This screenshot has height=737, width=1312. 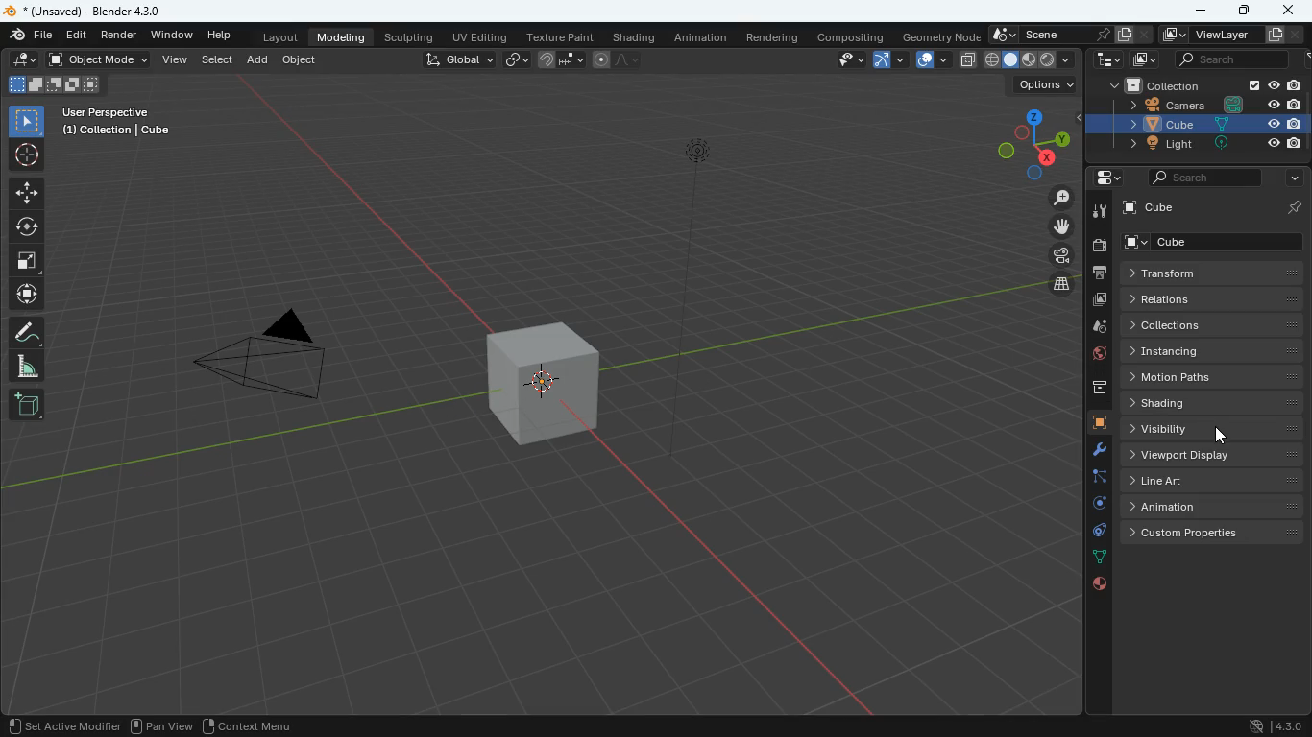 What do you see at coordinates (1093, 329) in the screenshot?
I see `drop` at bounding box center [1093, 329].